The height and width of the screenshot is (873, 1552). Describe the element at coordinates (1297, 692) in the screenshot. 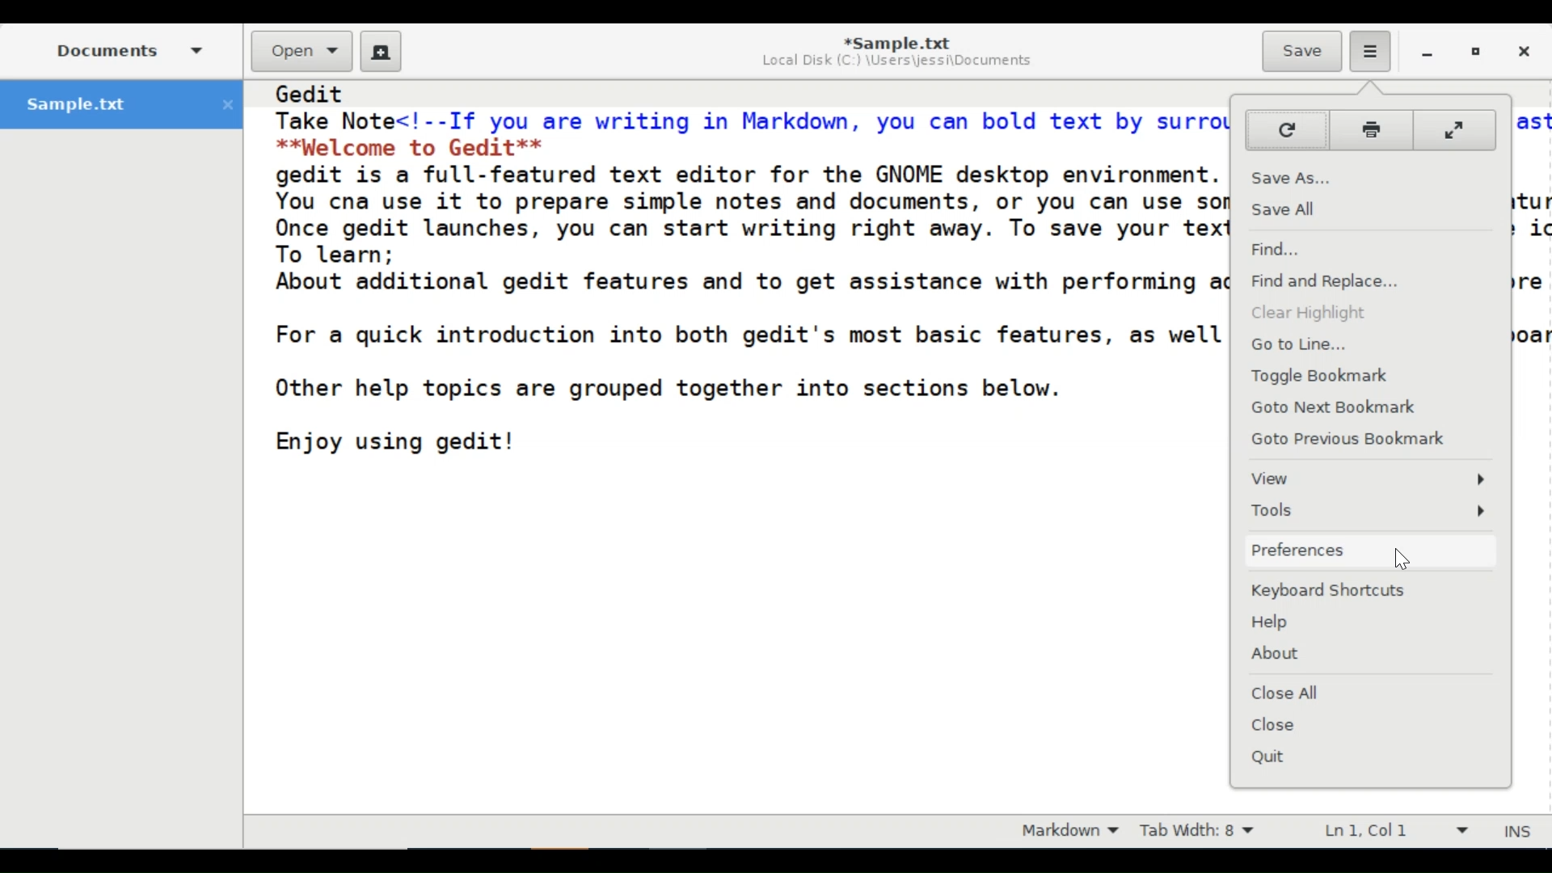

I see `Close All` at that location.